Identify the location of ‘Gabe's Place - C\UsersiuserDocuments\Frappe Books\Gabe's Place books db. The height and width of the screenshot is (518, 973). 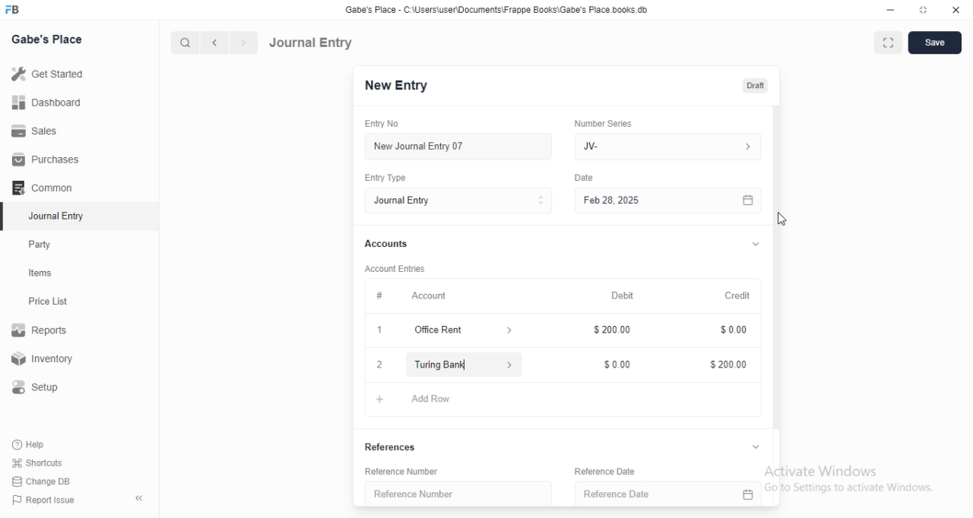
(509, 9).